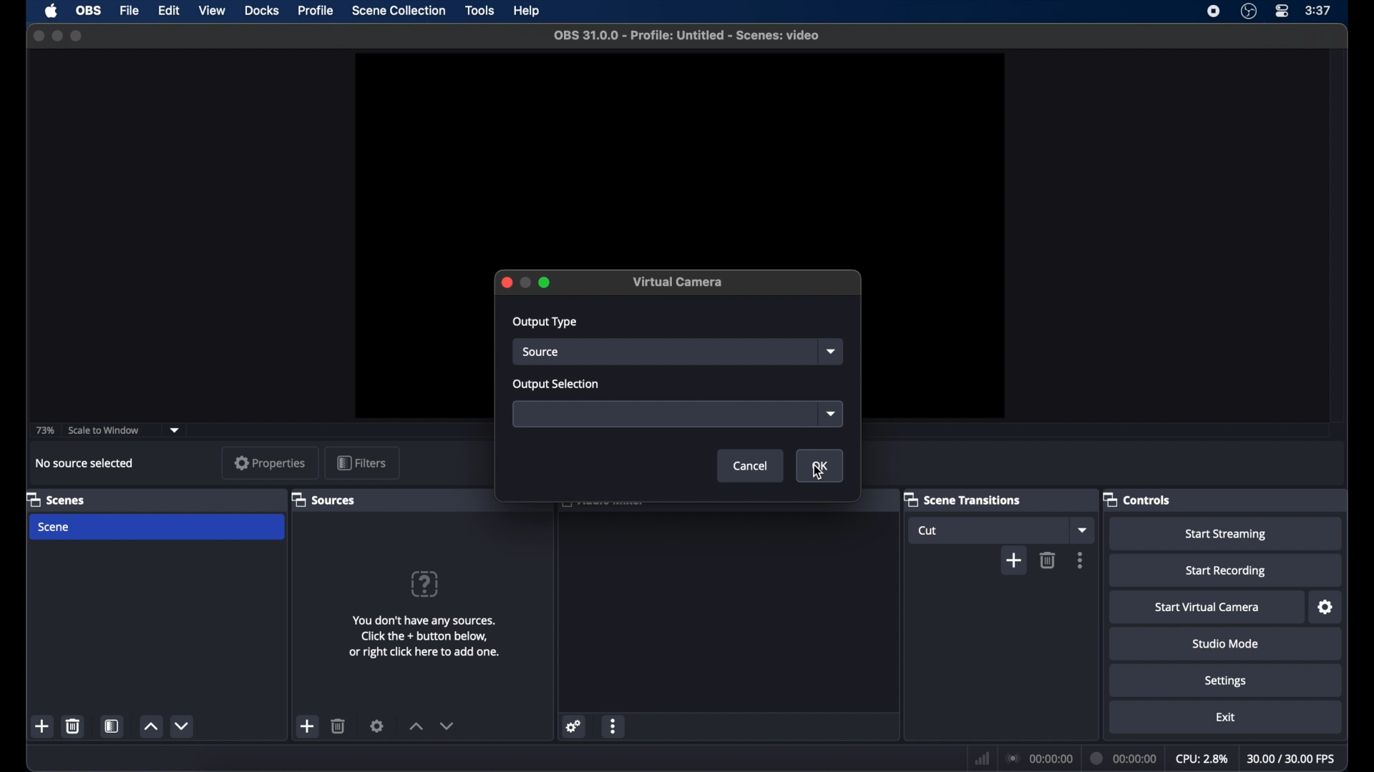 Image resolution: width=1374 pixels, height=772 pixels. Describe the element at coordinates (378, 726) in the screenshot. I see `settings` at that location.